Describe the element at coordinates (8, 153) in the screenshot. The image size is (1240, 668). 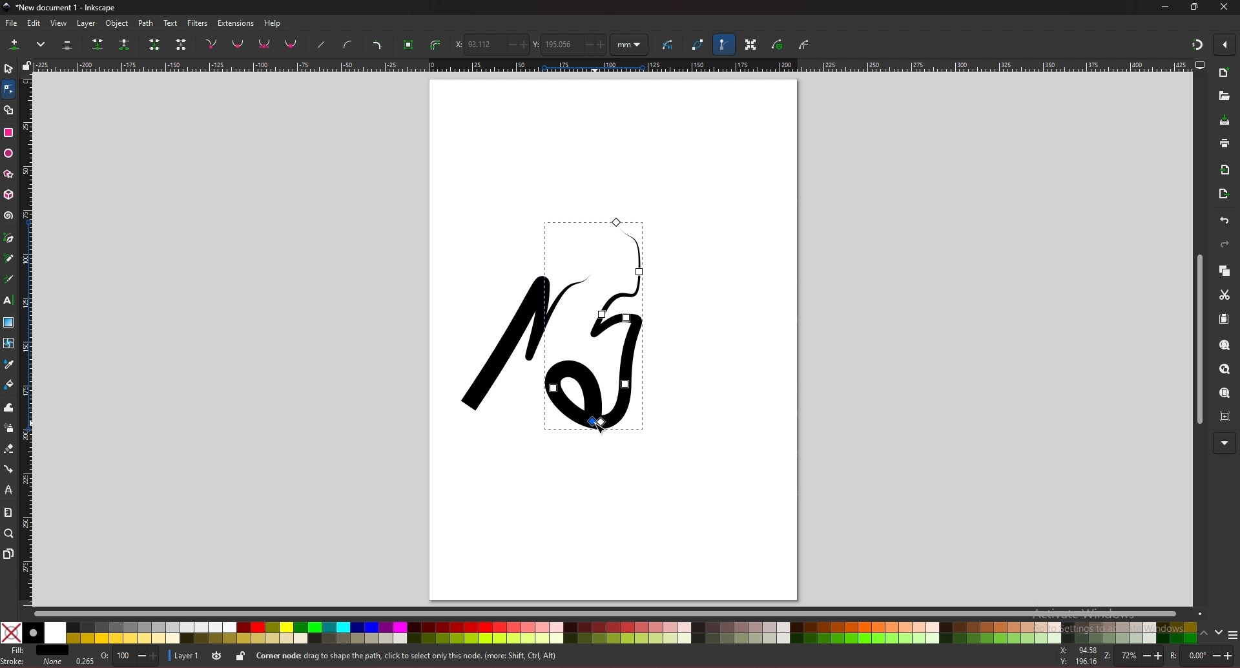
I see `ellipse` at that location.